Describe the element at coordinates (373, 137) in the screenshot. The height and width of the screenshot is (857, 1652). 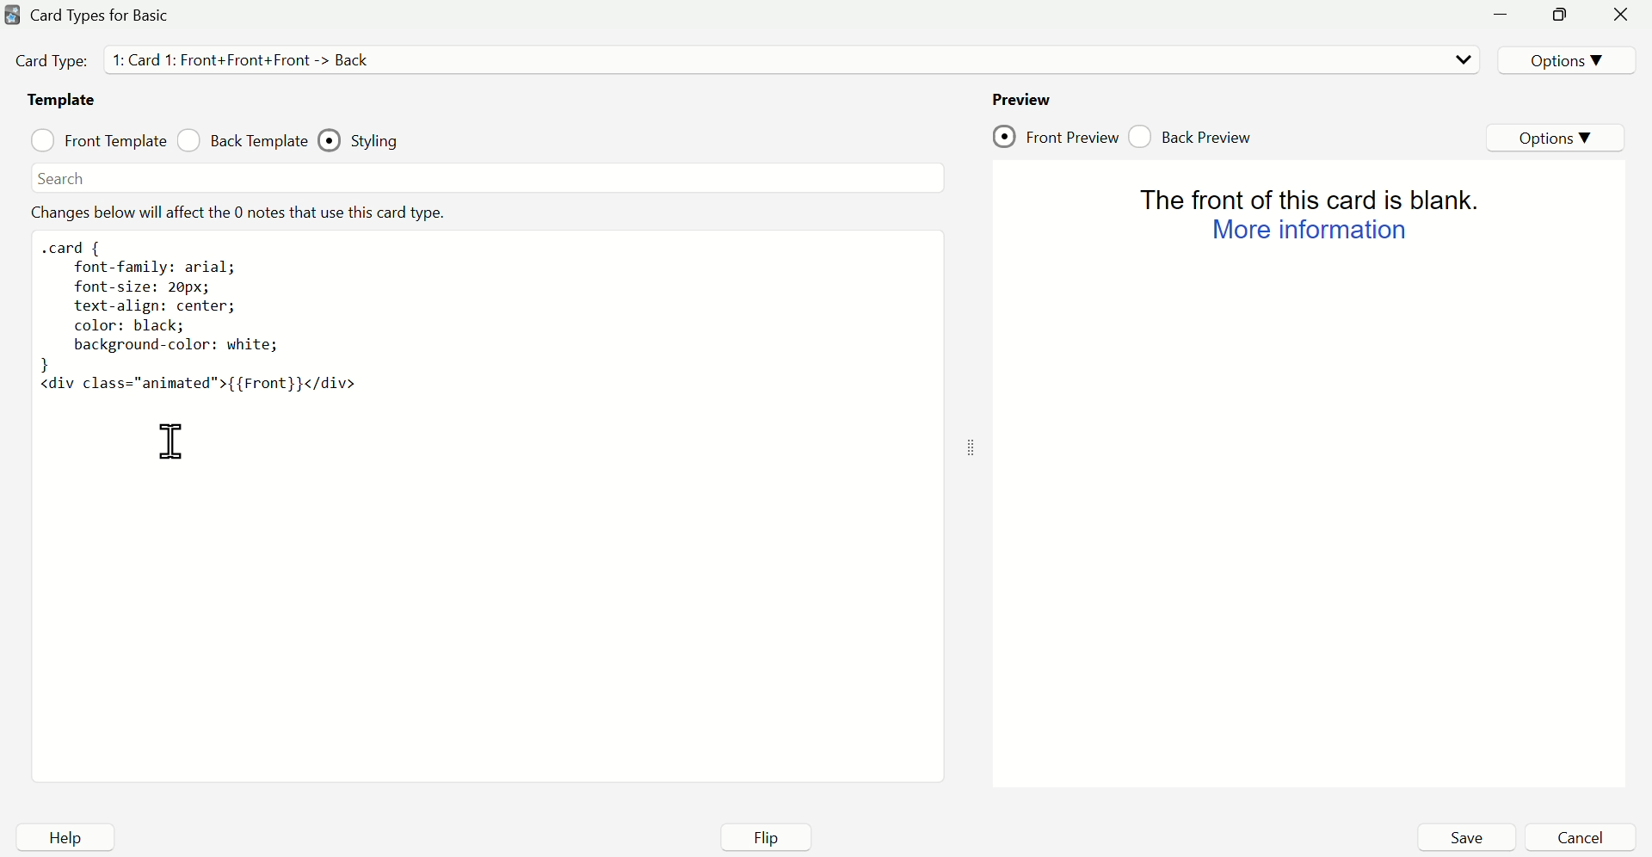
I see `Styling` at that location.